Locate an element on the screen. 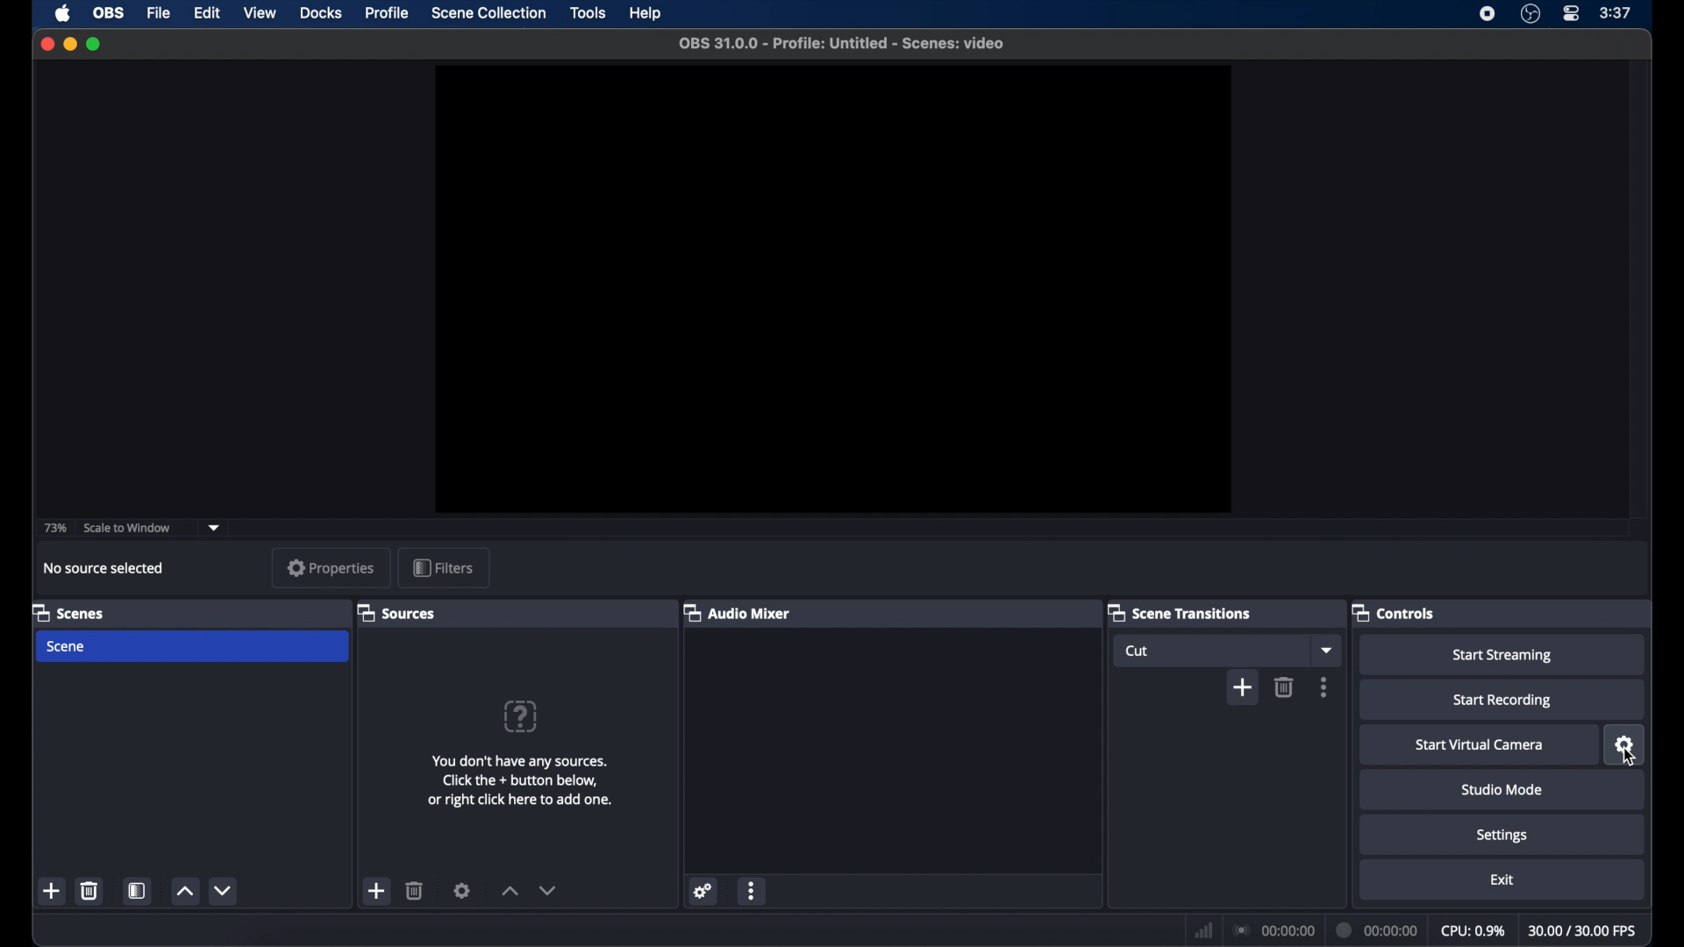 This screenshot has width=1684, height=947. delete is located at coordinates (89, 890).